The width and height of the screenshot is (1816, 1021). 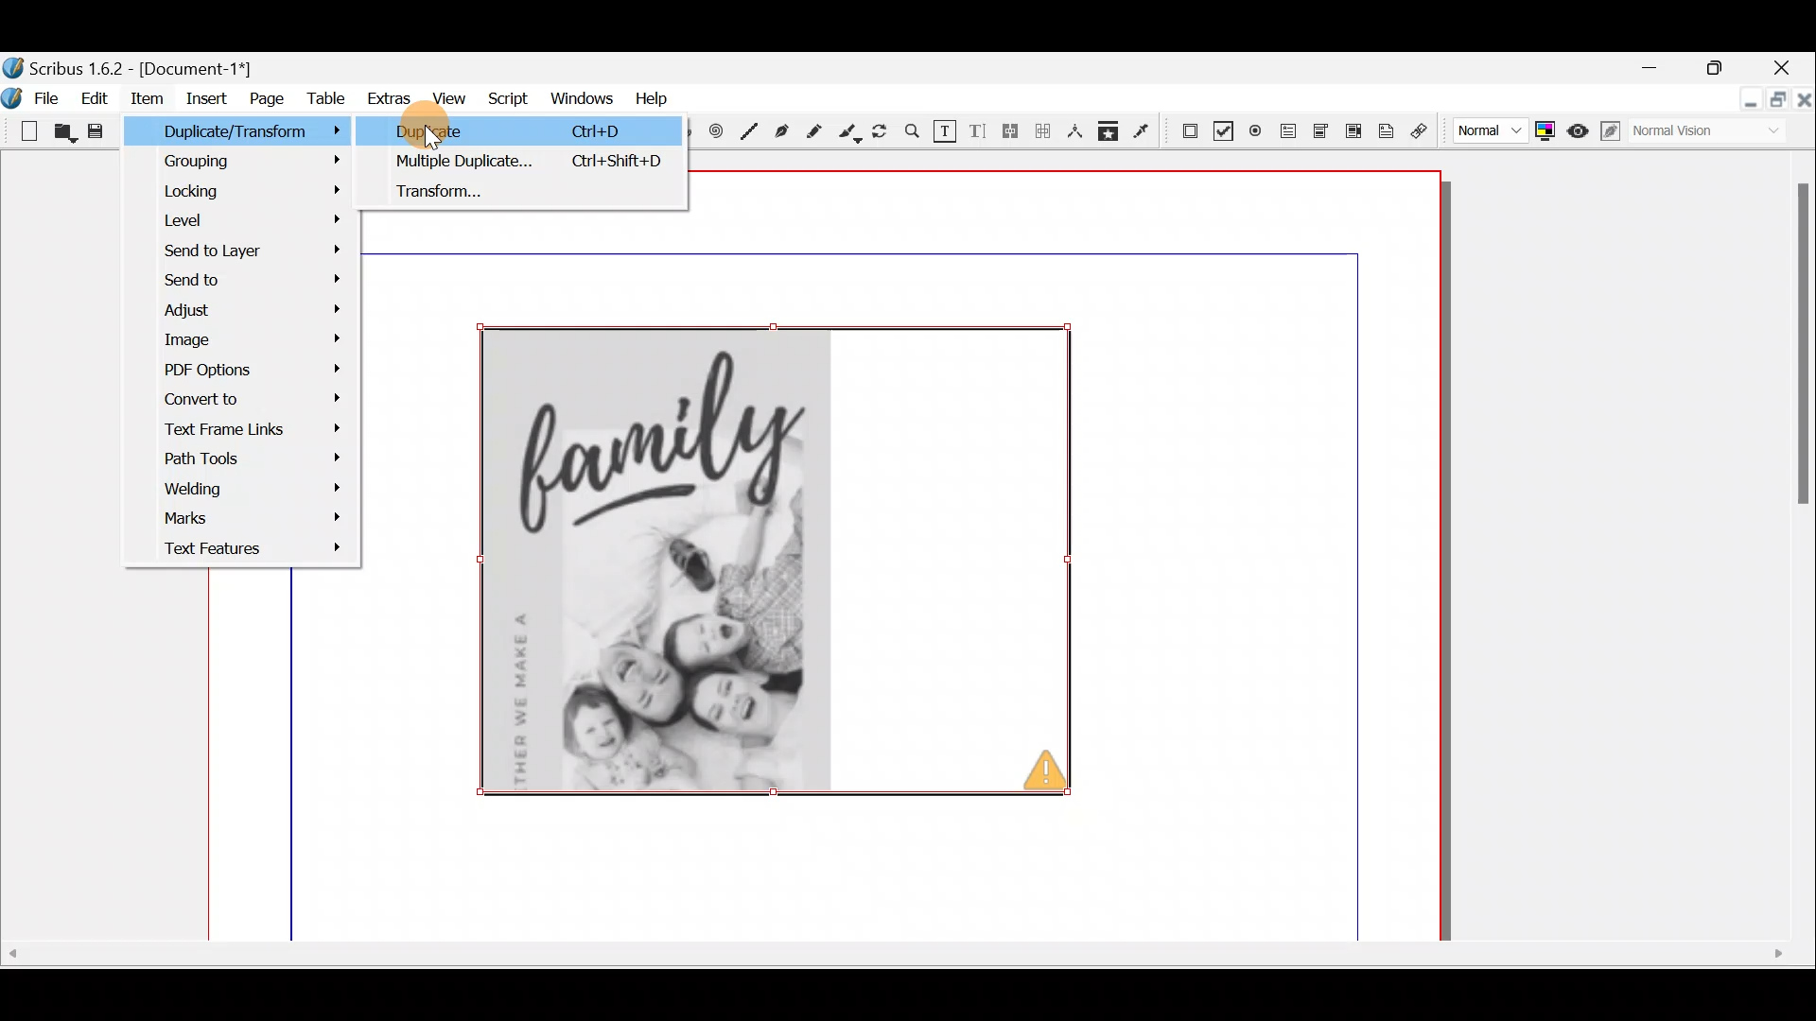 I want to click on Edit in preview mode, so click(x=1614, y=134).